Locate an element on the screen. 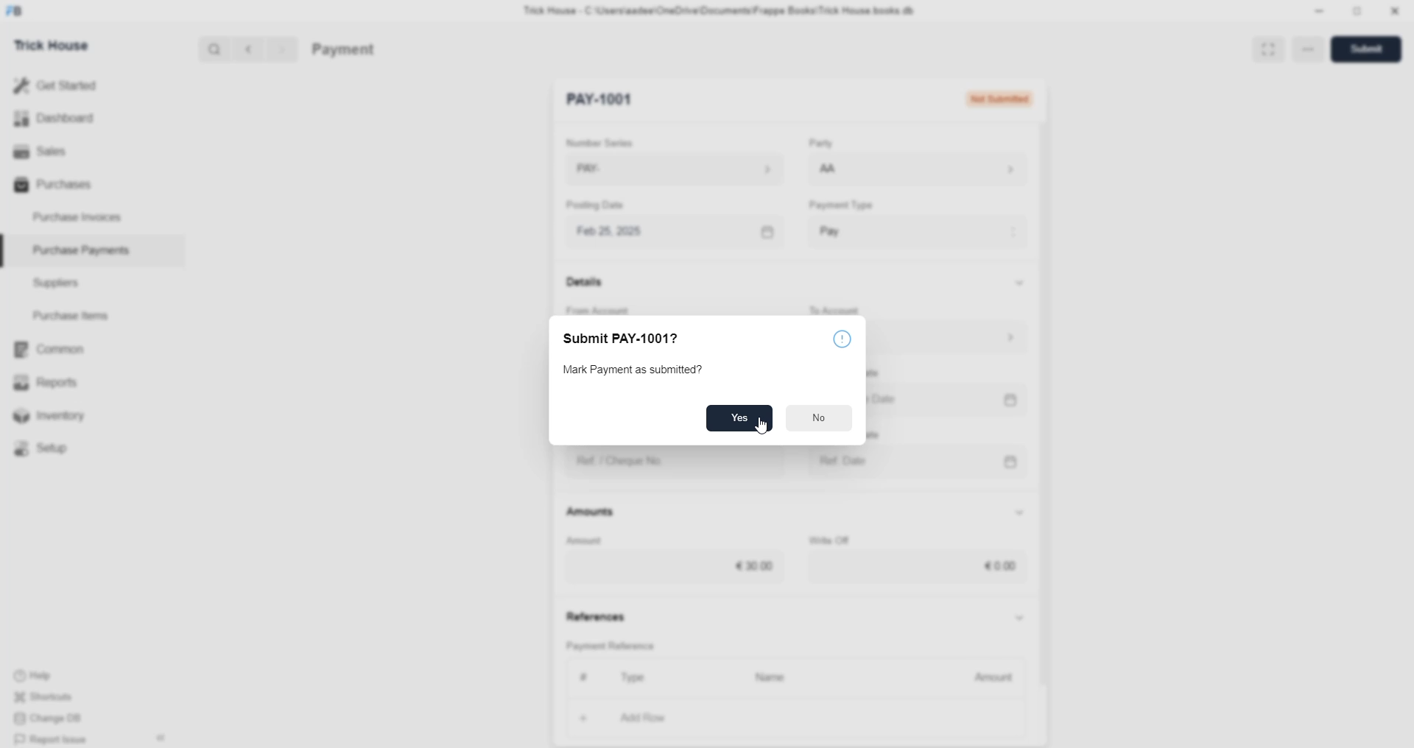 Image resolution: width=1414 pixels, height=748 pixels. Number Series is located at coordinates (610, 142).